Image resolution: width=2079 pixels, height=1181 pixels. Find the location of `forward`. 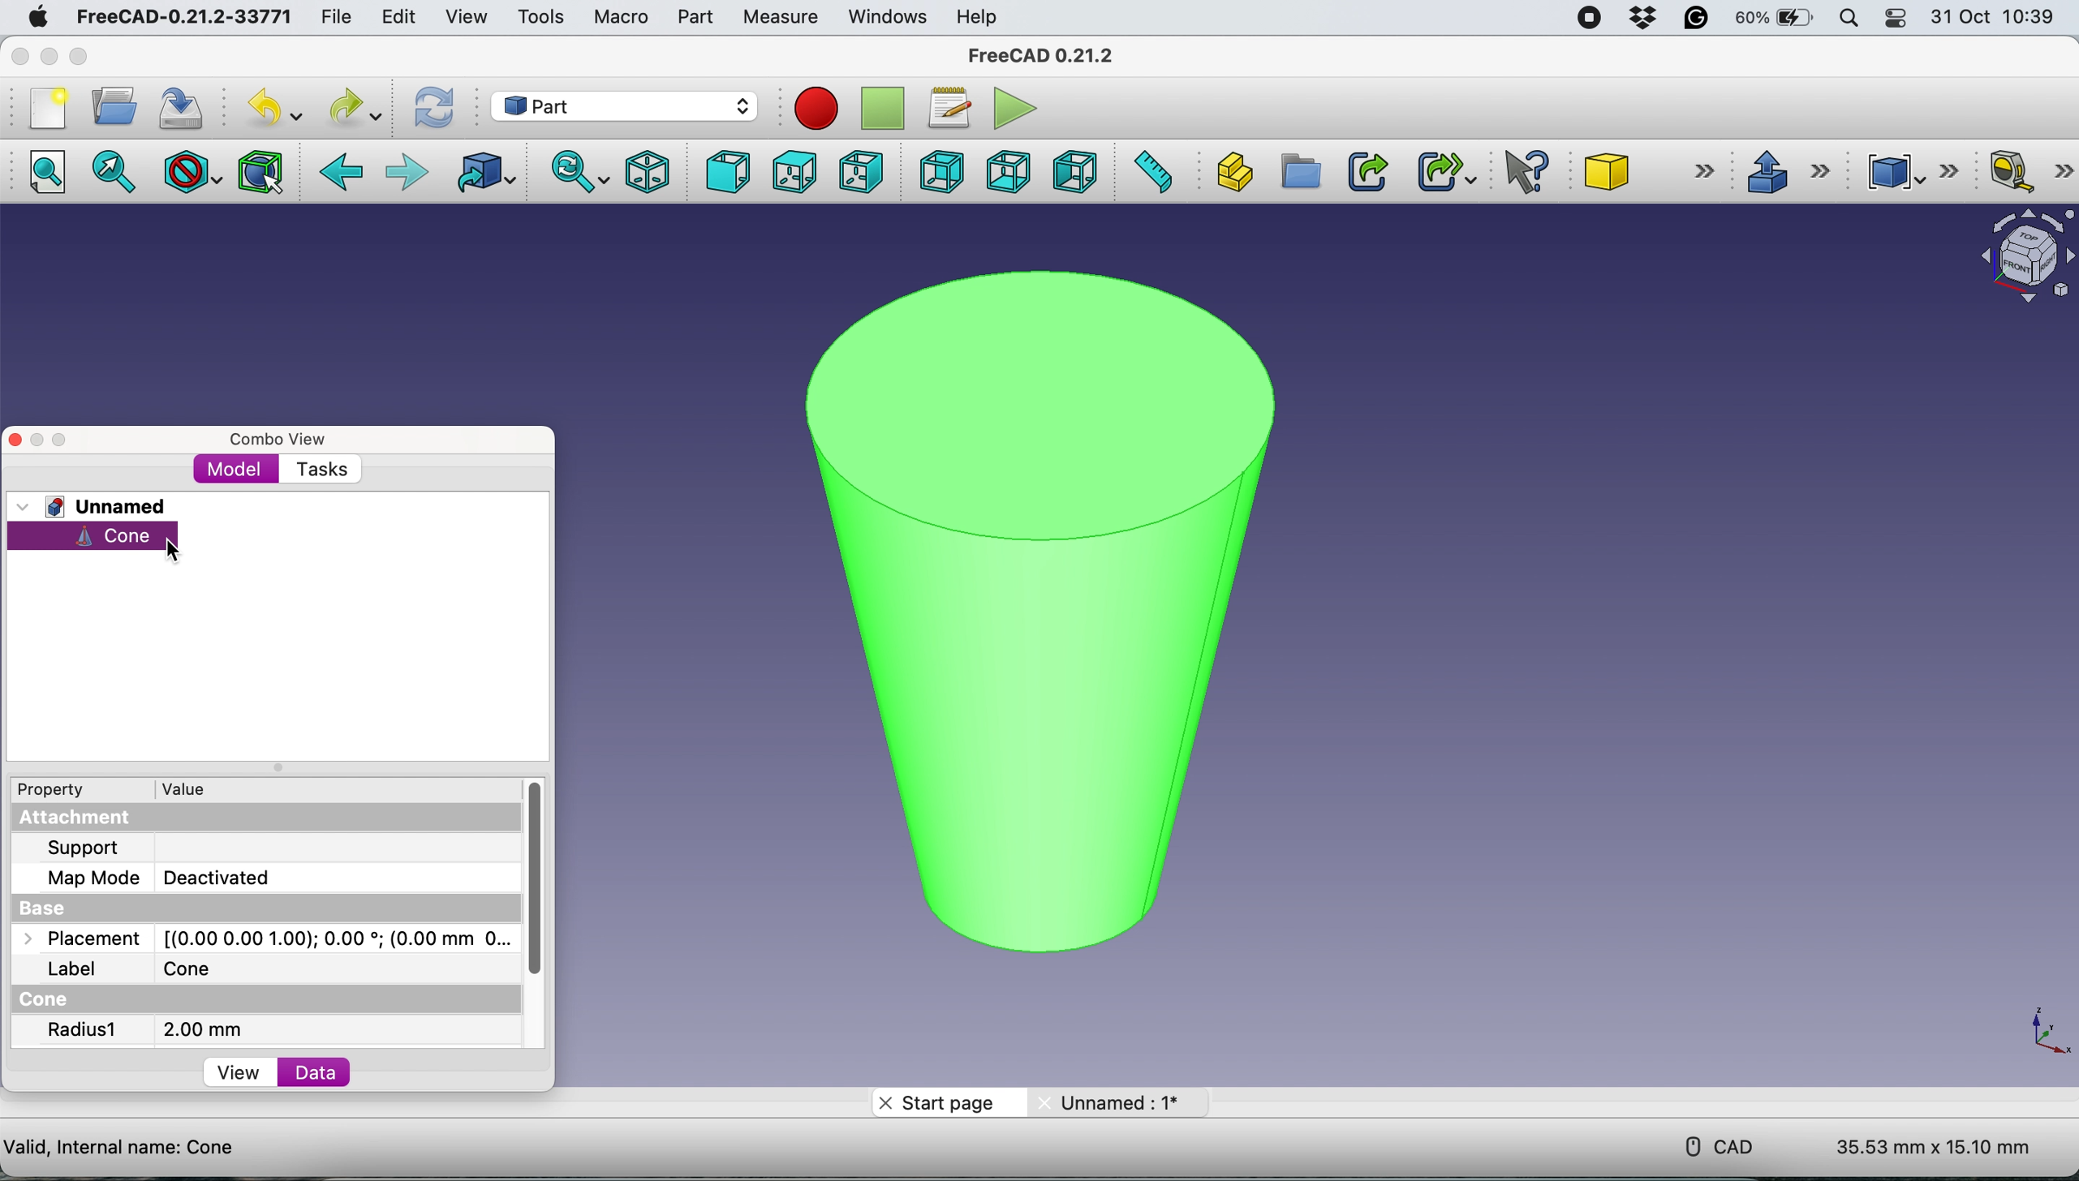

forward is located at coordinates (406, 173).